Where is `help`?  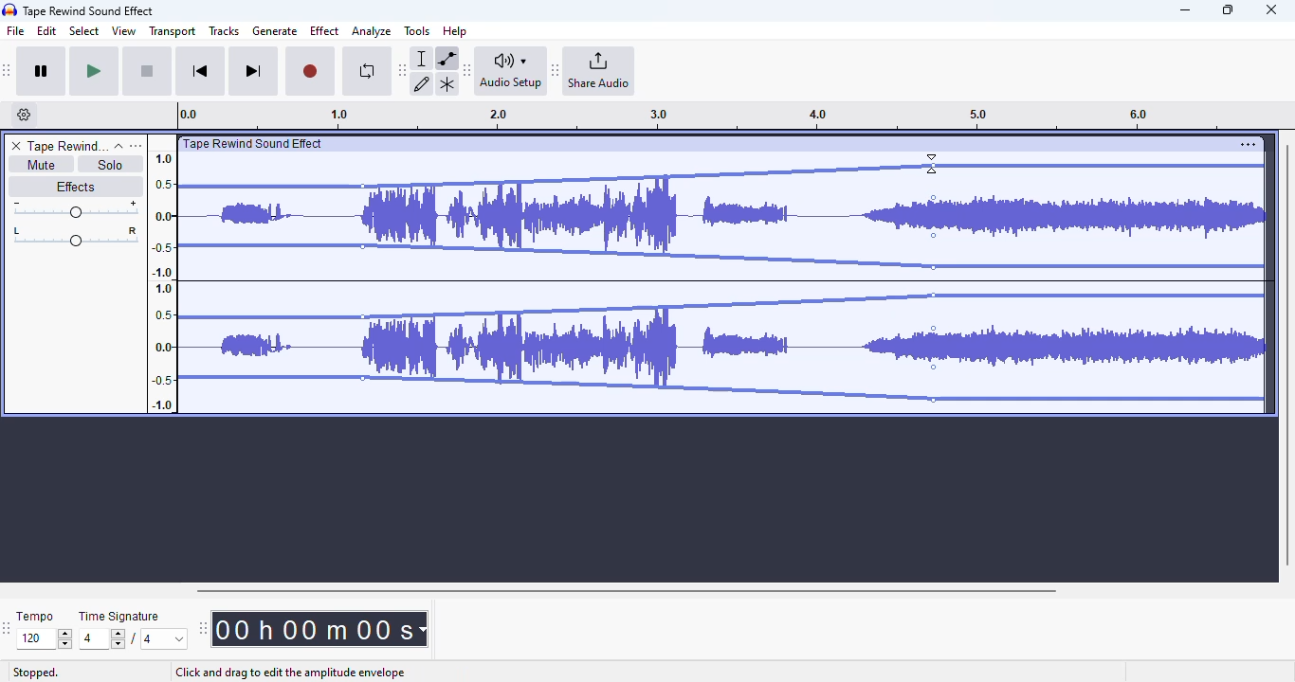
help is located at coordinates (455, 30).